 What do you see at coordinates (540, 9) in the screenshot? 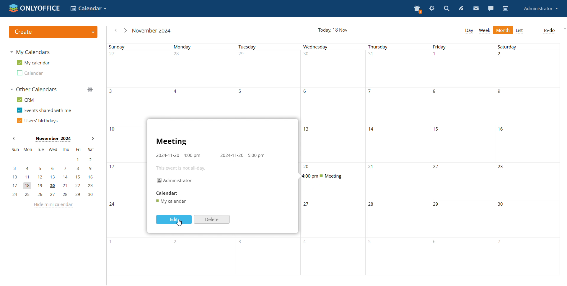
I see `profile` at bounding box center [540, 9].